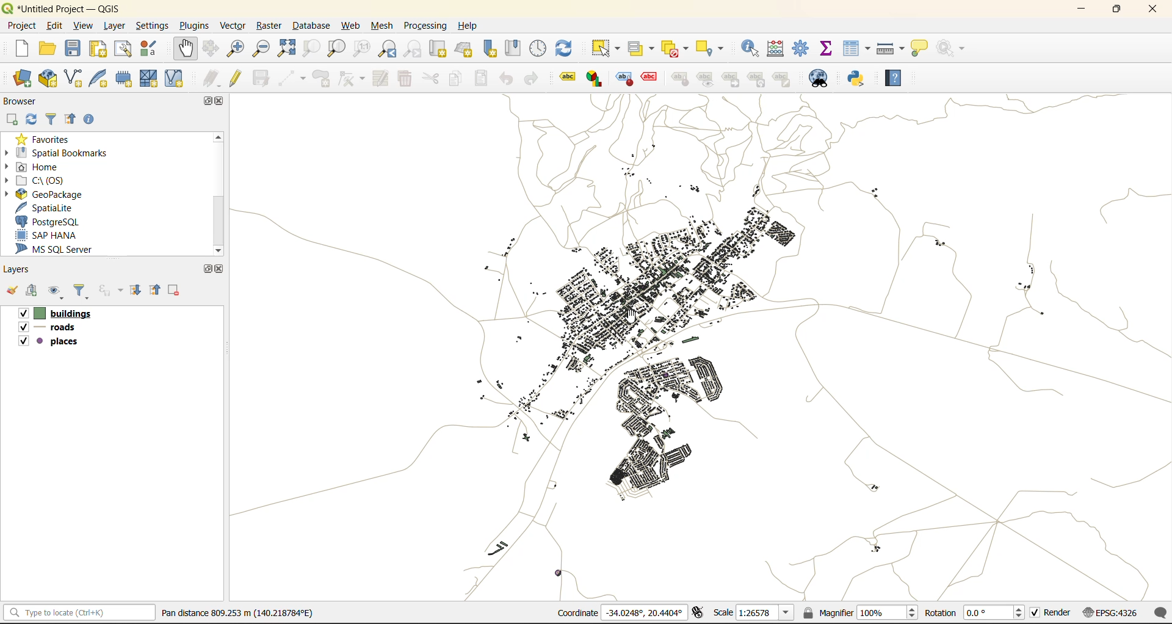 This screenshot has width=1172, height=624. What do you see at coordinates (642, 47) in the screenshot?
I see `select value` at bounding box center [642, 47].